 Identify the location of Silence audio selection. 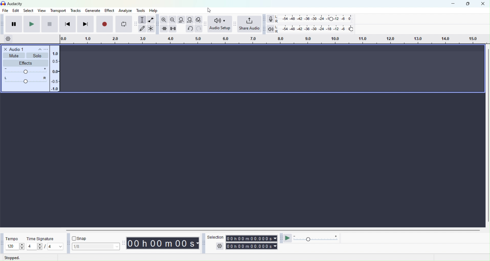
(173, 28).